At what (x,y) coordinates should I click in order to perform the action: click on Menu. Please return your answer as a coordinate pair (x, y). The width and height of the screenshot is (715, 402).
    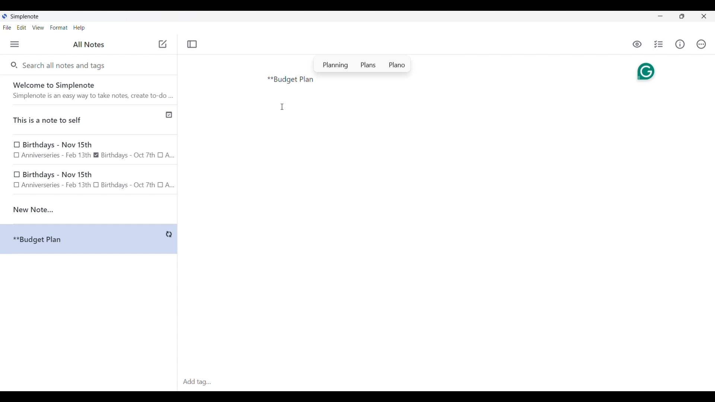
    Looking at the image, I should click on (15, 44).